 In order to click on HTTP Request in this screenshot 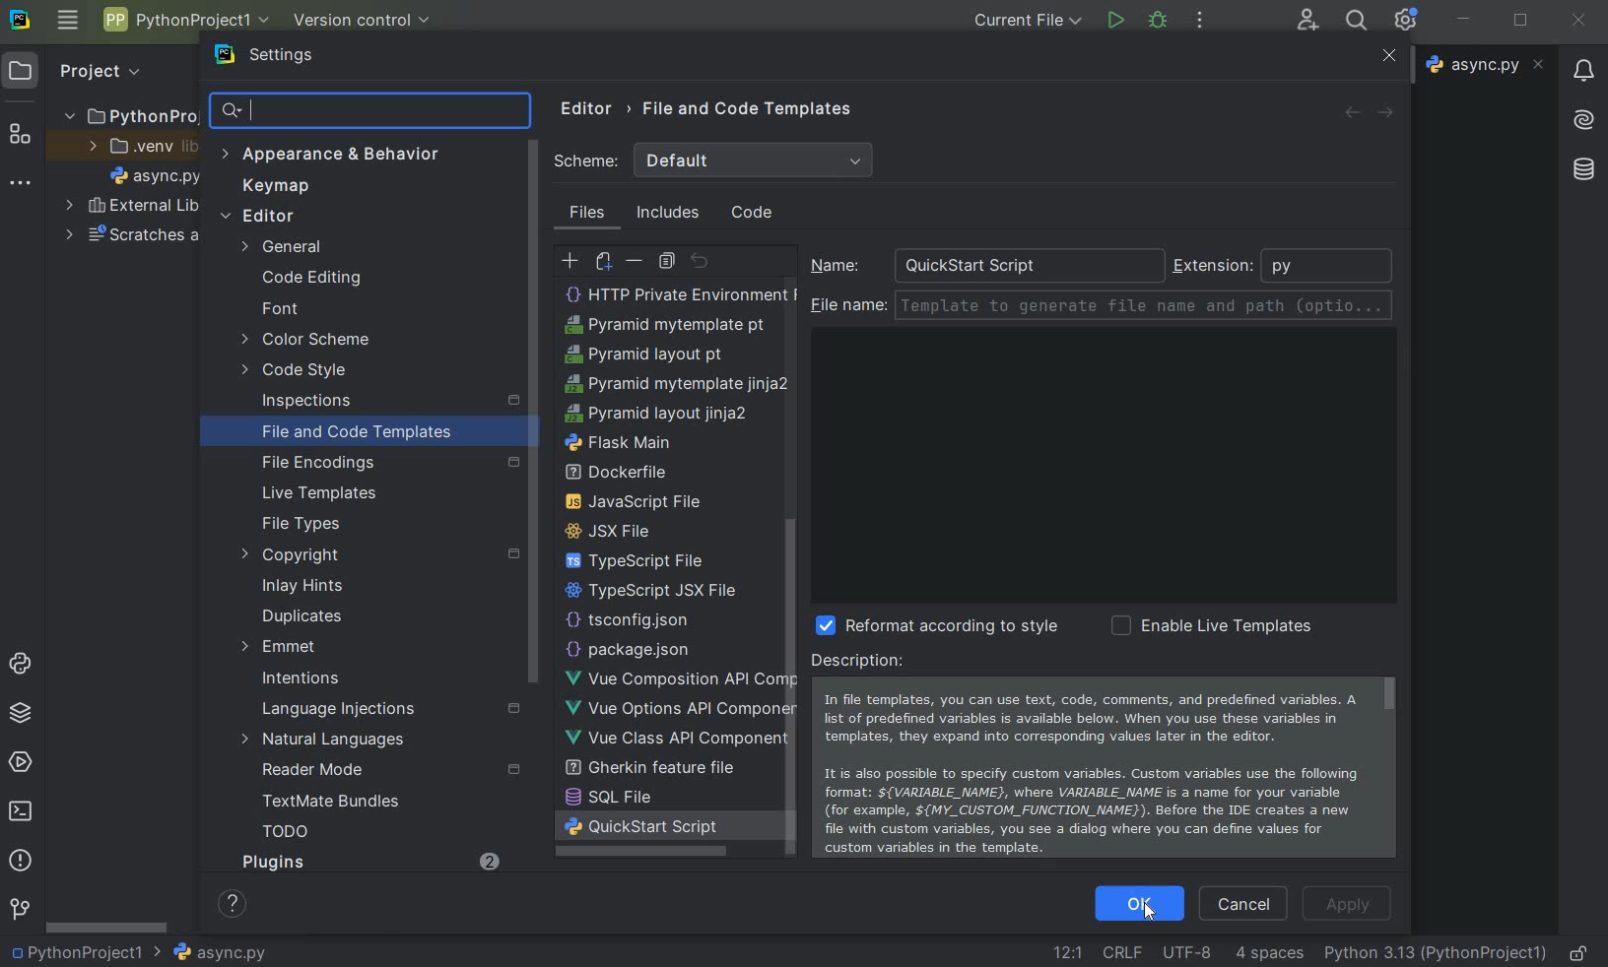, I will do `click(630, 617)`.